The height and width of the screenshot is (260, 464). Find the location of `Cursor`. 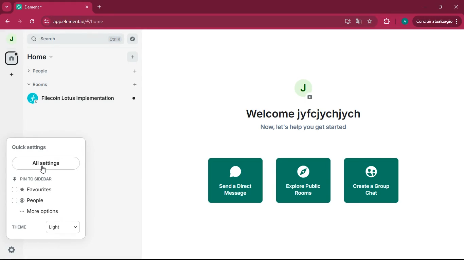

Cursor is located at coordinates (44, 169).